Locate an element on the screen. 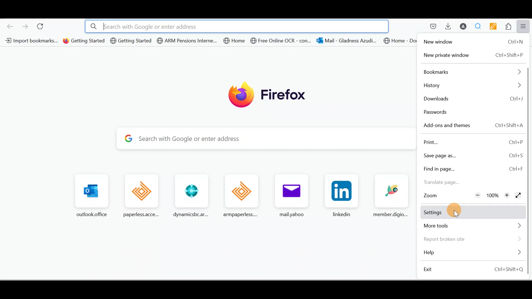 Image resolution: width=532 pixels, height=299 pixels. Translate page is located at coordinates (443, 184).